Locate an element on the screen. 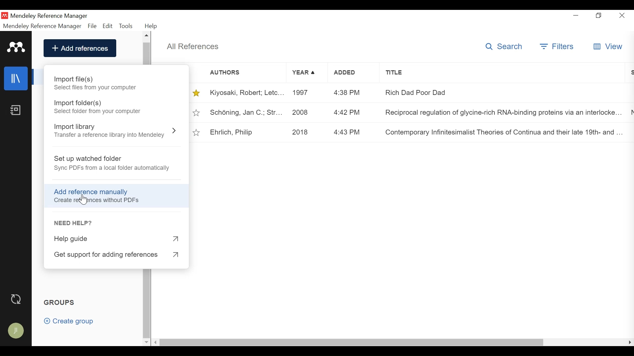 The image size is (634, 356). 2008 is located at coordinates (302, 112).